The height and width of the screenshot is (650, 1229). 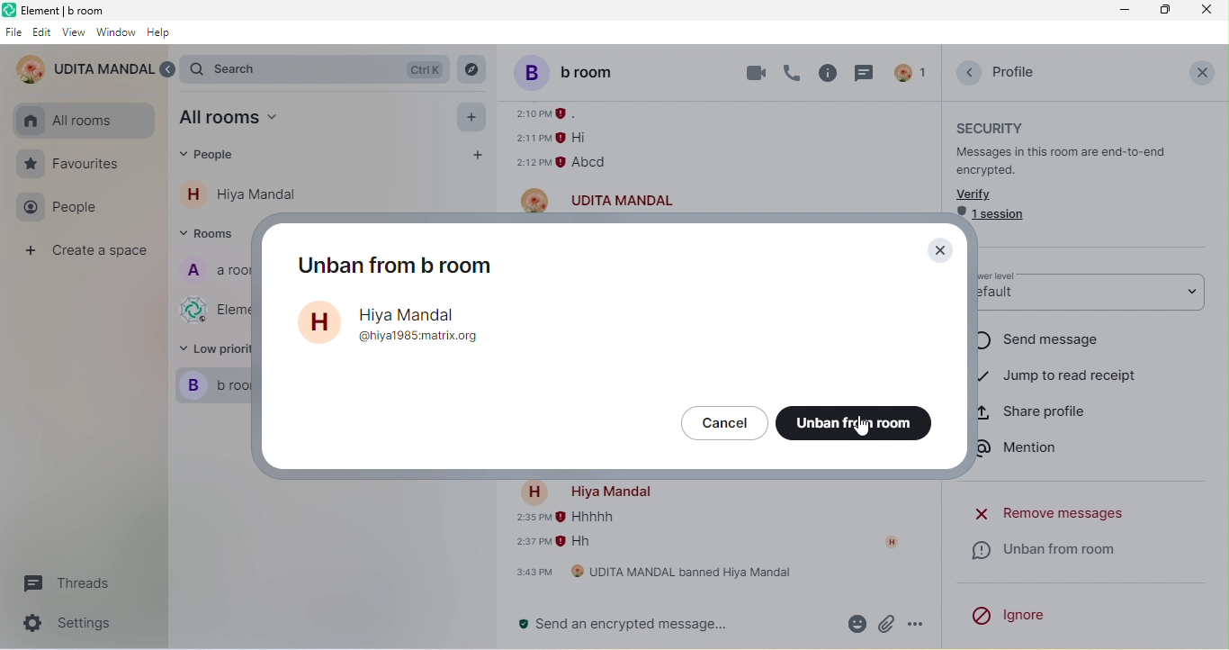 What do you see at coordinates (68, 121) in the screenshot?
I see `all rooms` at bounding box center [68, 121].